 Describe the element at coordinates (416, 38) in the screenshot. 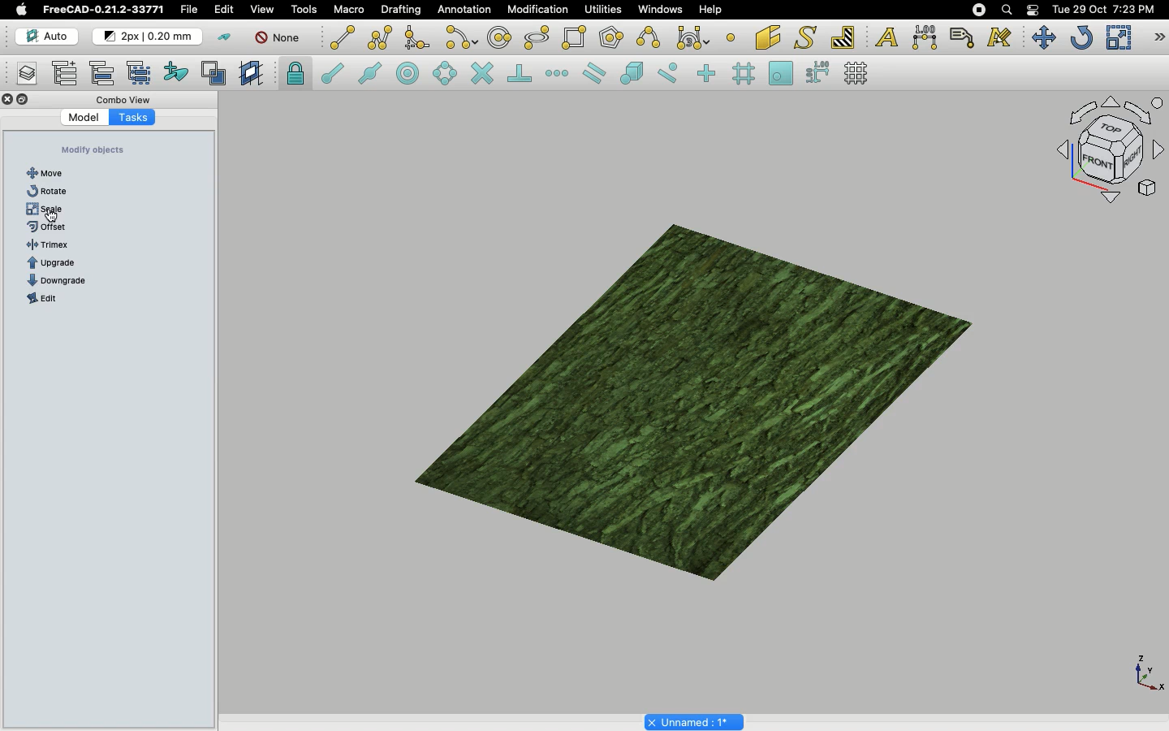

I see `Fillet` at that location.